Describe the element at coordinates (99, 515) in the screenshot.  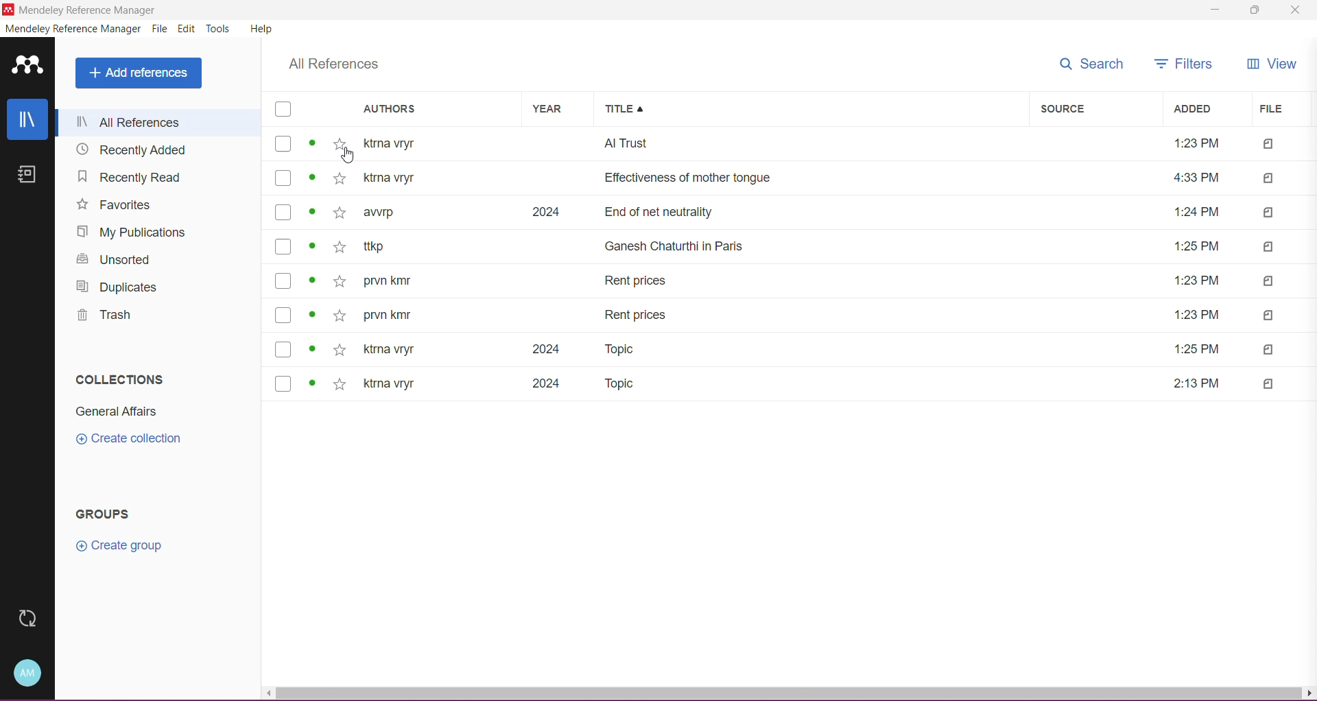
I see `Groups` at that location.